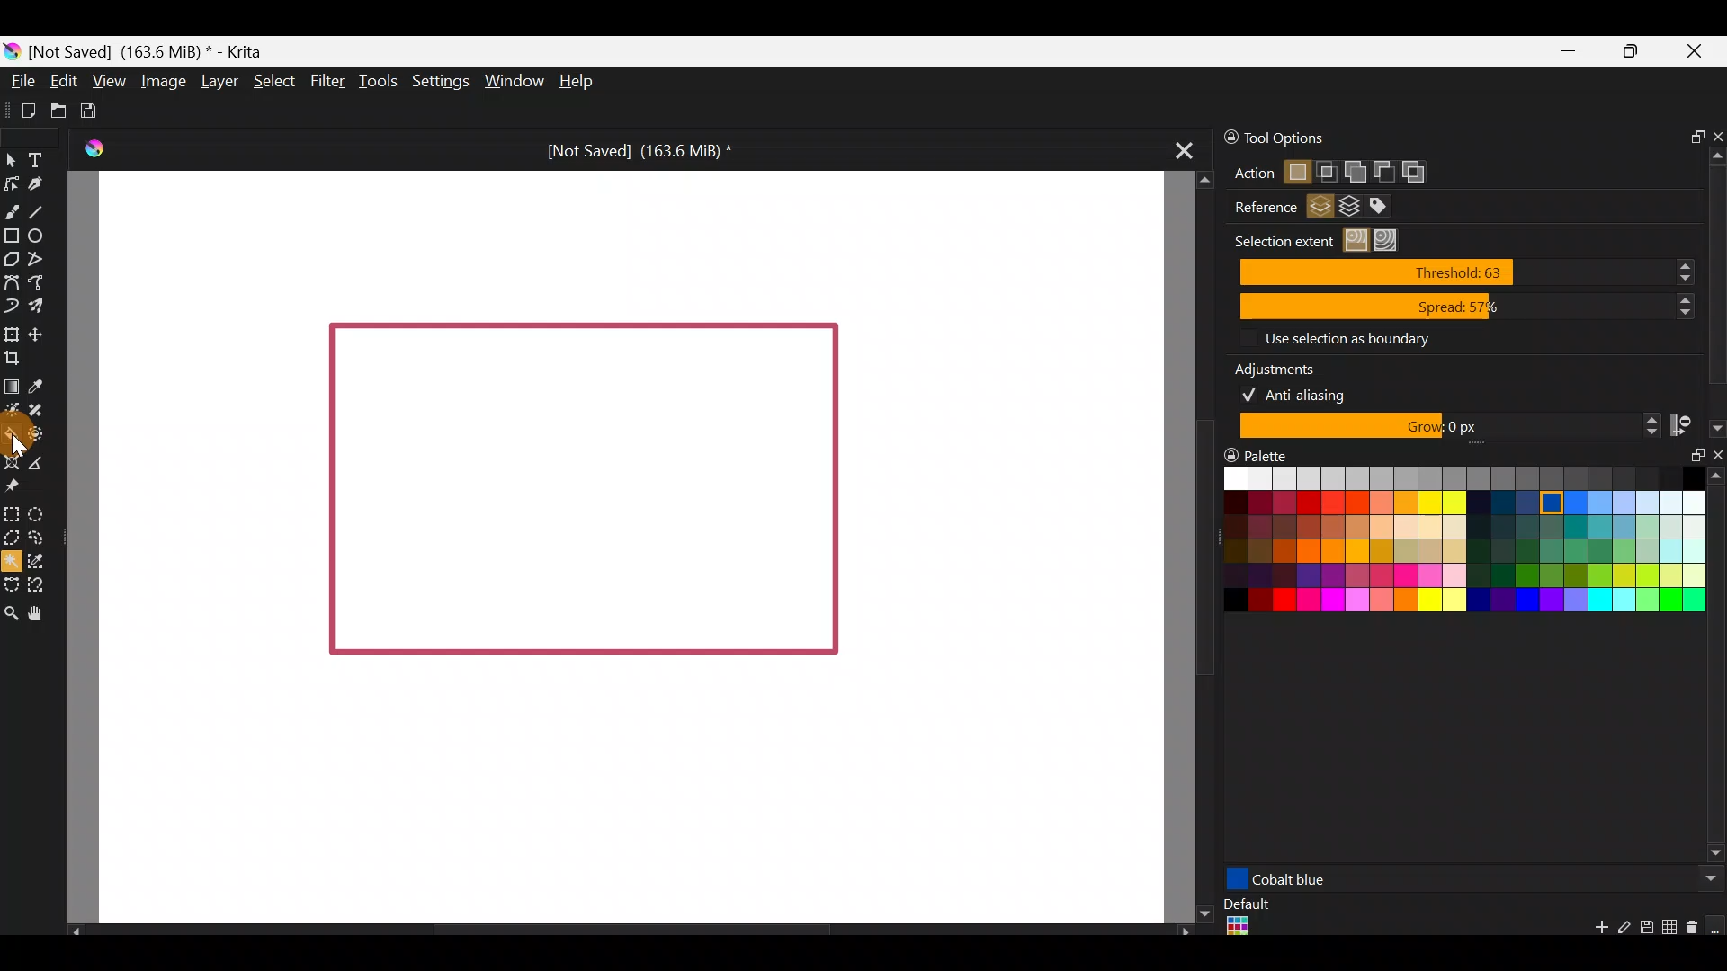  Describe the element at coordinates (1374, 878) in the screenshot. I see `Purple color` at that location.